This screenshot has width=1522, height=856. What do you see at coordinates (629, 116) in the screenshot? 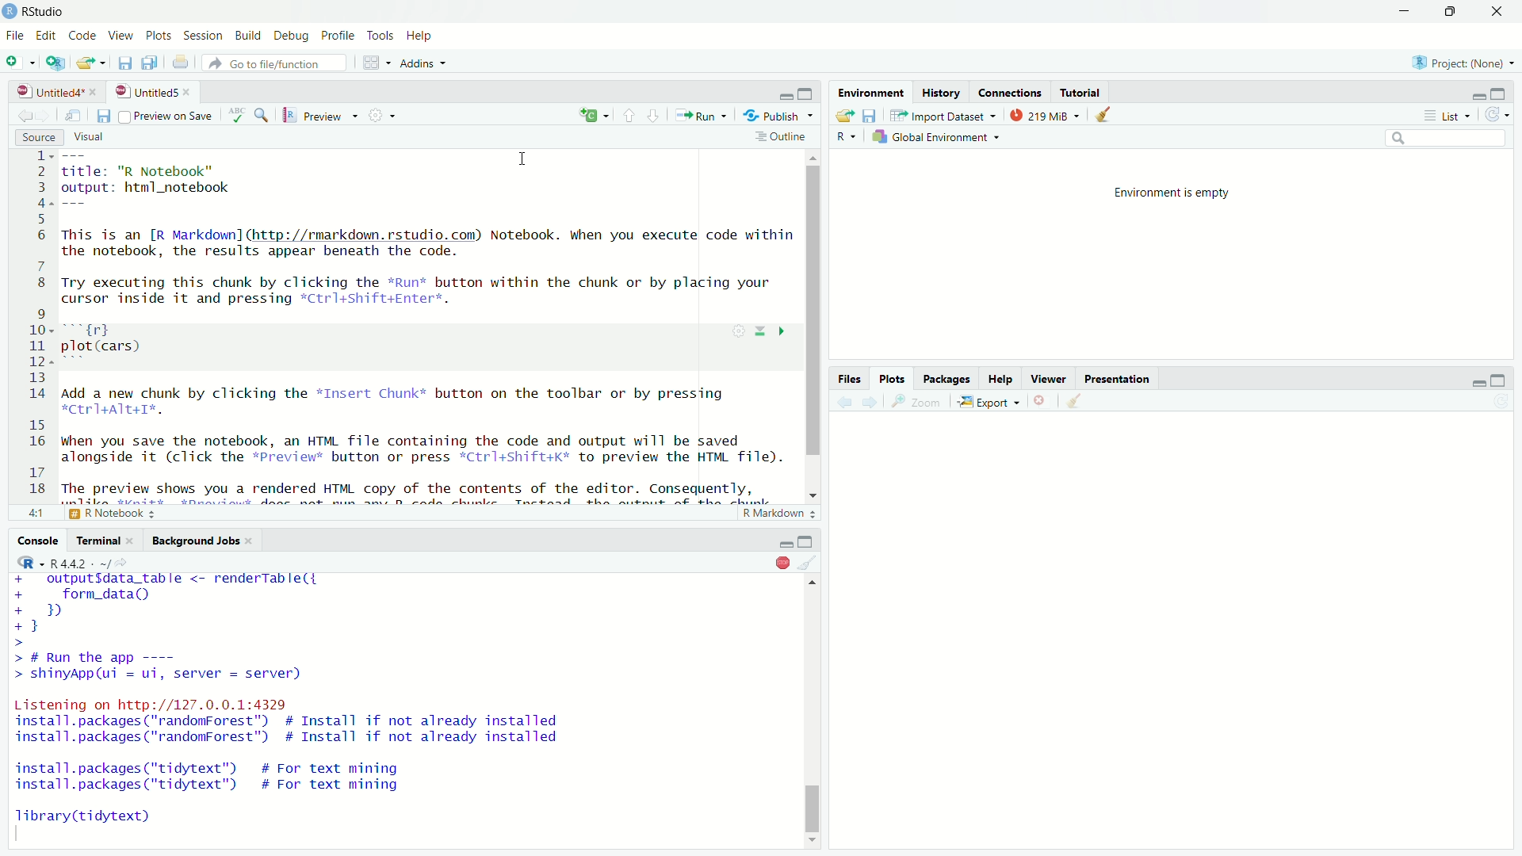
I see `go to previous section` at bounding box center [629, 116].